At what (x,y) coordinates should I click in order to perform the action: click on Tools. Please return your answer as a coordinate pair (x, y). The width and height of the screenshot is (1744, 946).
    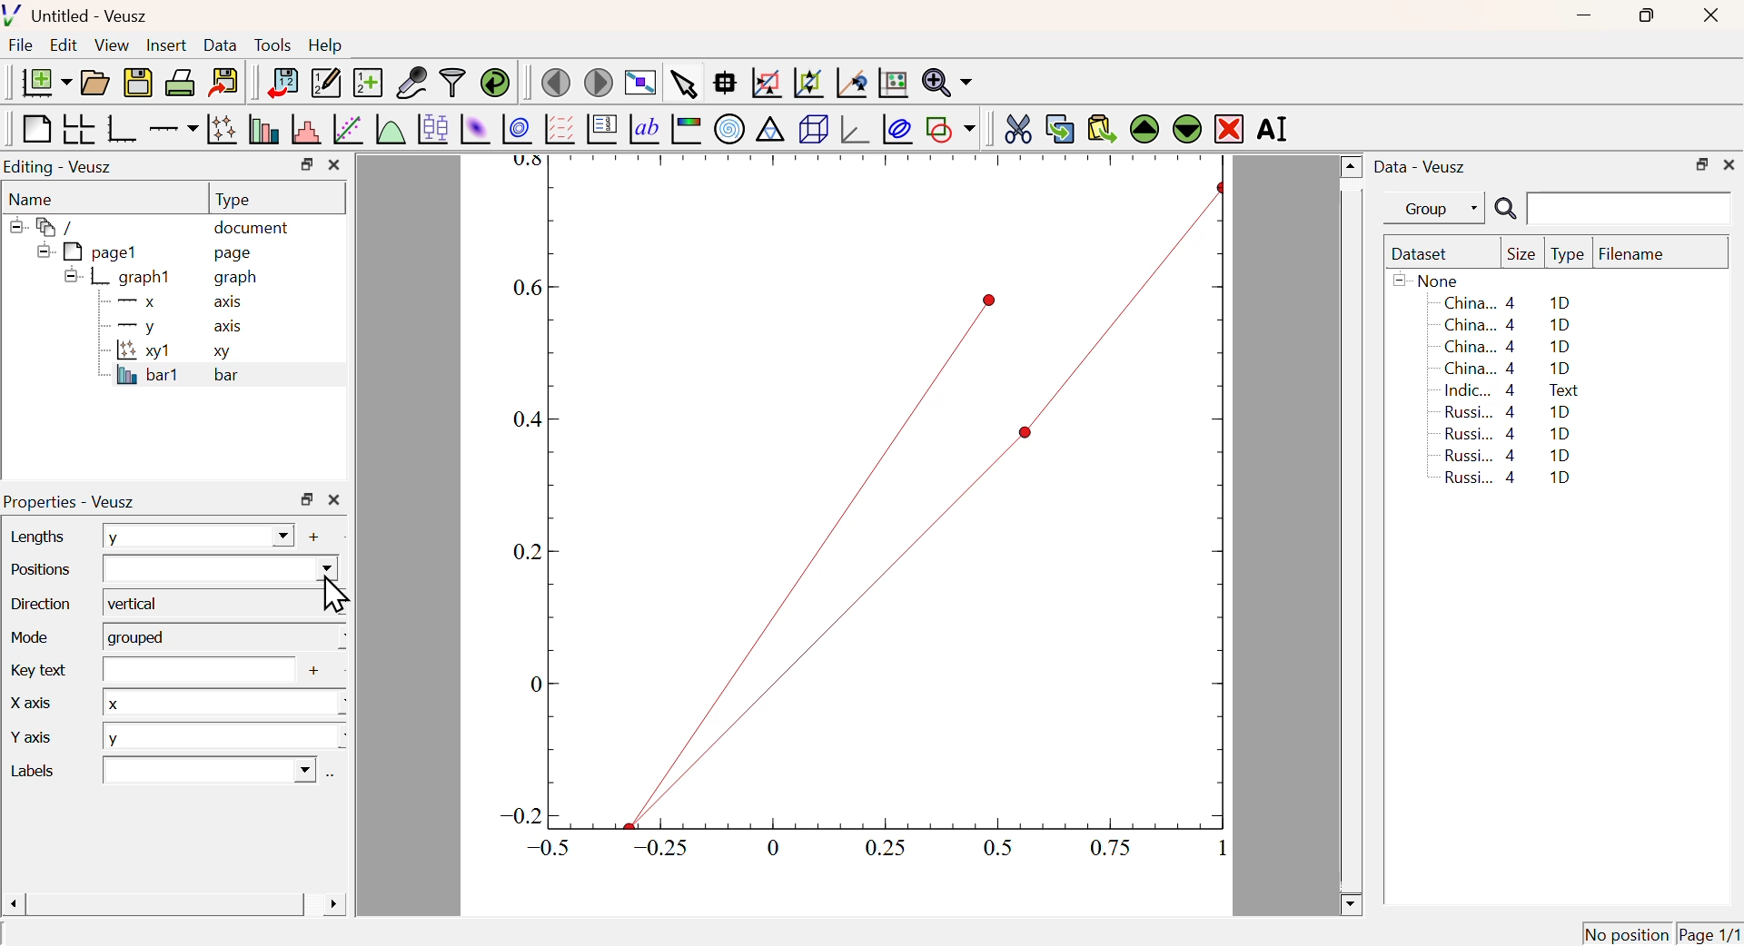
    Looking at the image, I should click on (272, 46).